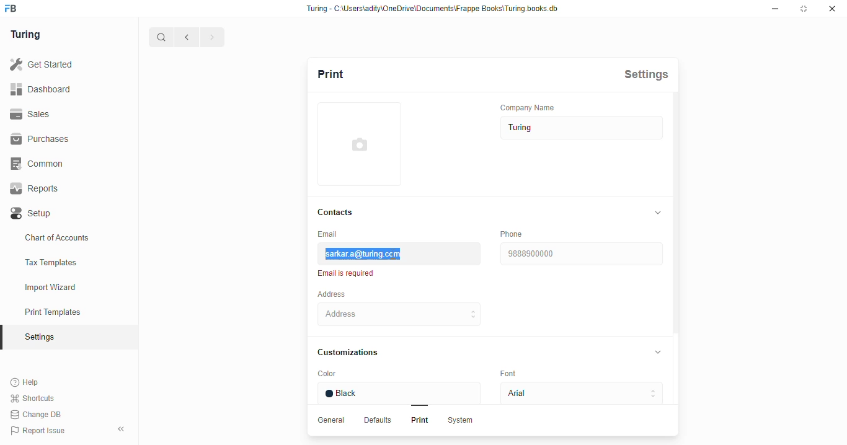 The width and height of the screenshot is (847, 445). Describe the element at coordinates (805, 9) in the screenshot. I see `maximise` at that location.